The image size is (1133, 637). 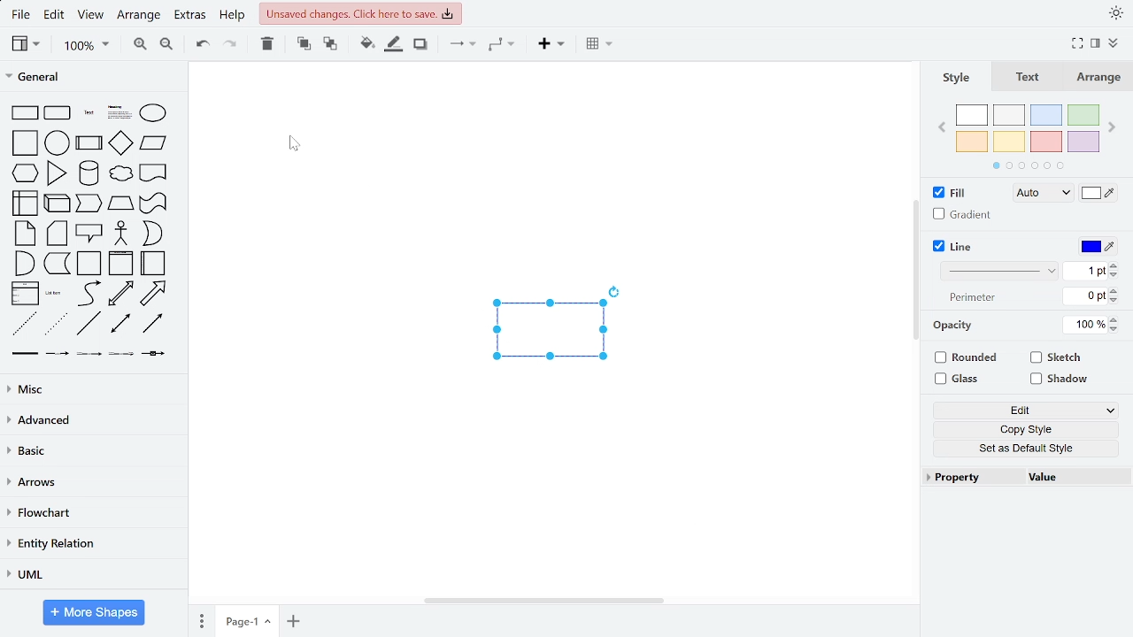 What do you see at coordinates (1027, 137) in the screenshot?
I see `colors` at bounding box center [1027, 137].